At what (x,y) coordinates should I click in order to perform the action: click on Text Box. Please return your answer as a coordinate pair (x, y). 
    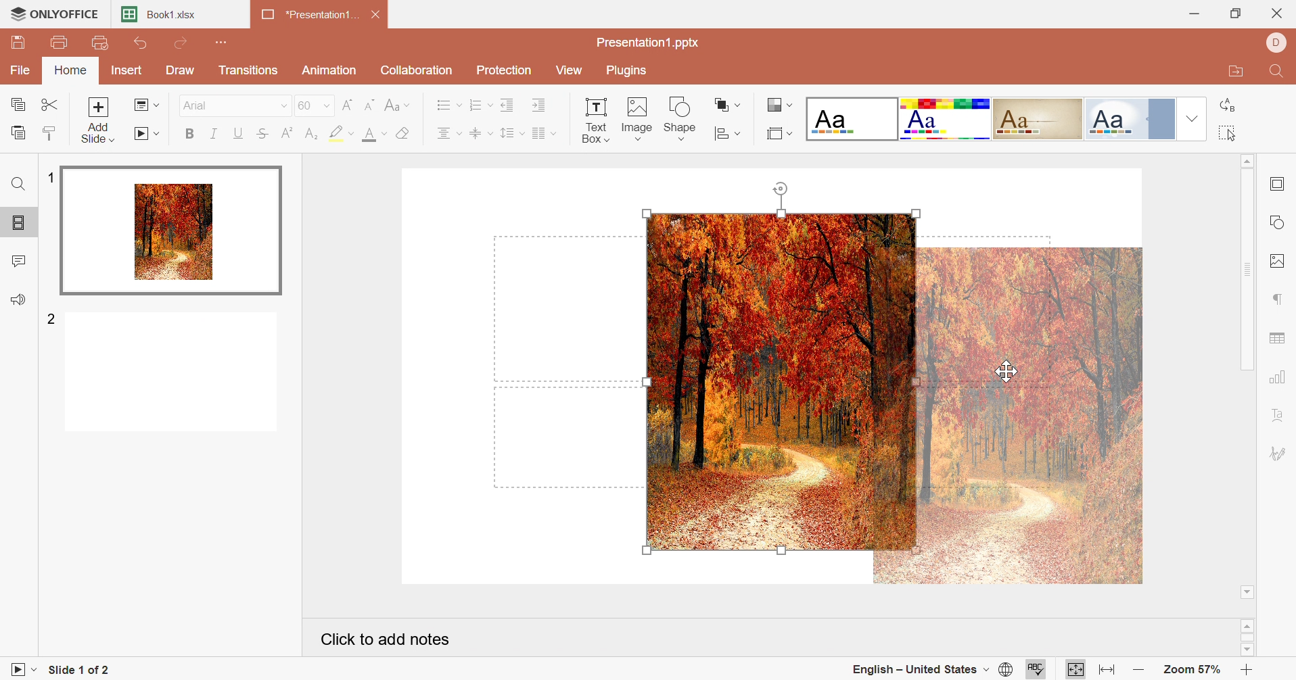
    Looking at the image, I should click on (589, 119).